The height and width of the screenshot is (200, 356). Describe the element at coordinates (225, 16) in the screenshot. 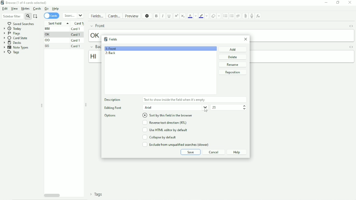

I see `Unordered list` at that location.